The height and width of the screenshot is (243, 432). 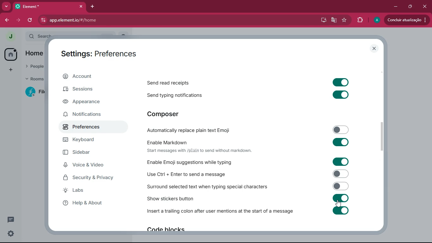 I want to click on more, so click(x=6, y=7).